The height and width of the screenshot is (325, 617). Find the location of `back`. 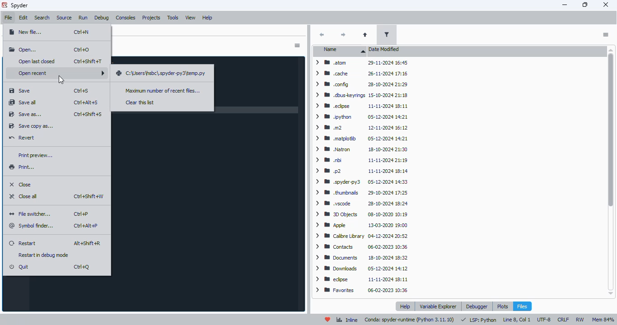

back is located at coordinates (322, 35).